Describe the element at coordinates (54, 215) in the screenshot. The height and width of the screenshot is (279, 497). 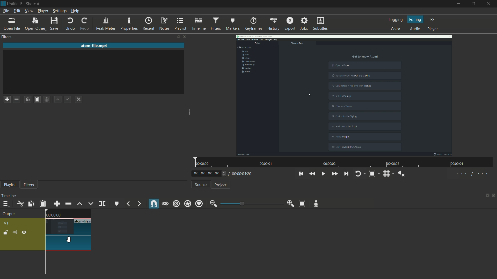
I see `current time` at that location.